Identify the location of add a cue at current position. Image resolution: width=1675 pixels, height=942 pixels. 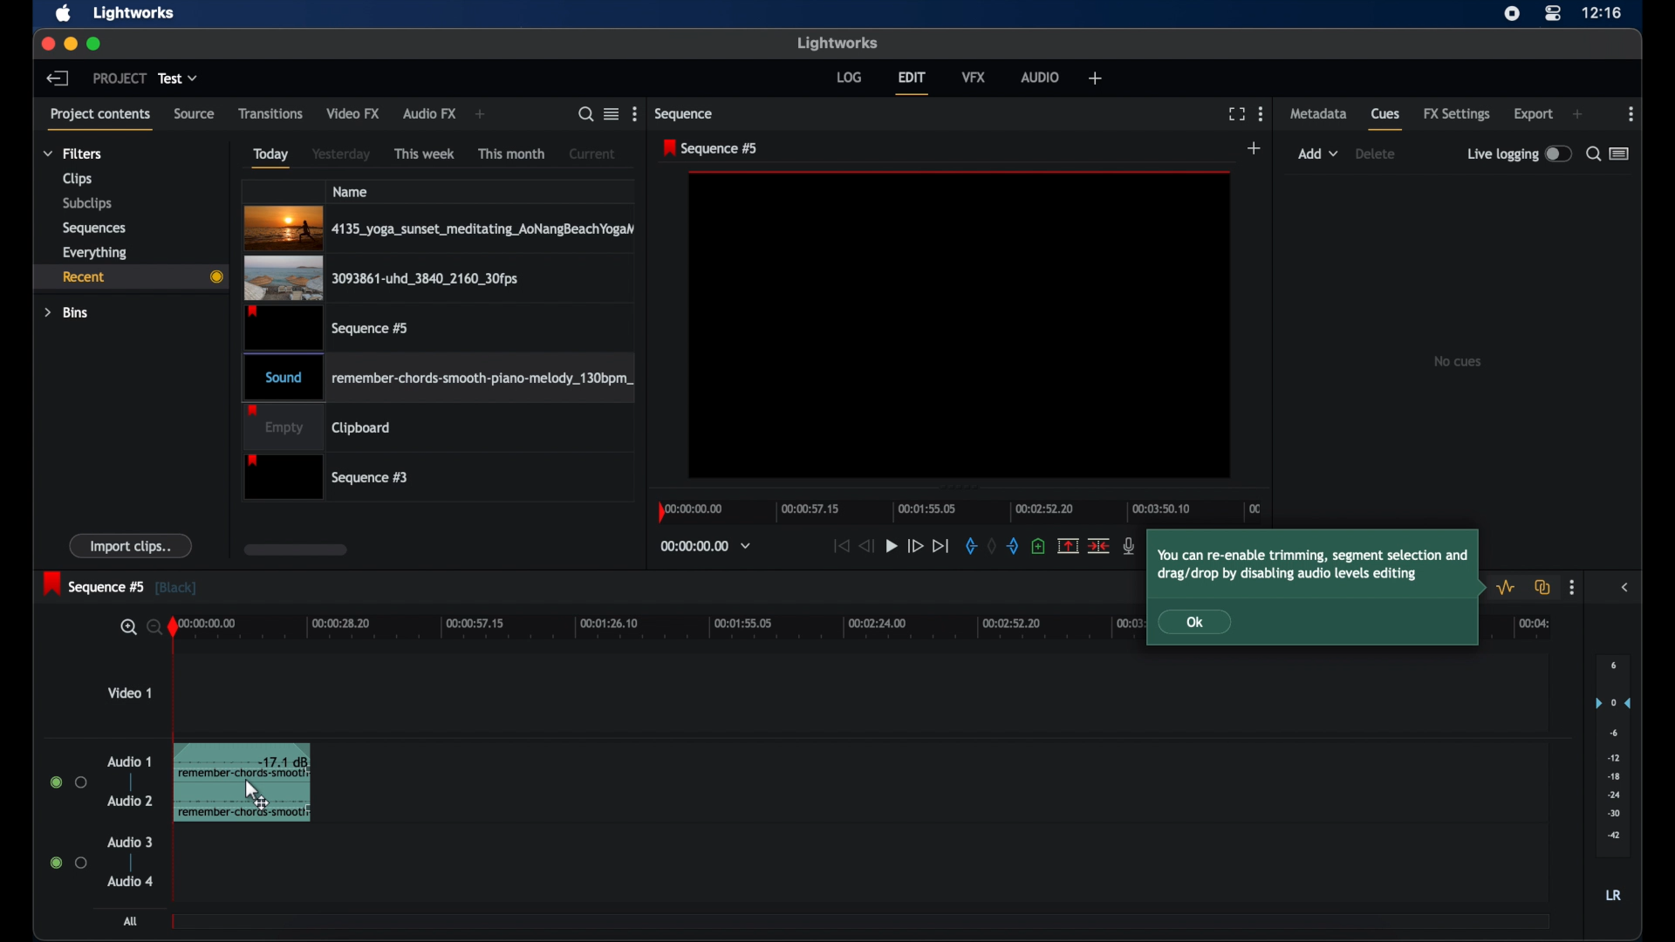
(1038, 546).